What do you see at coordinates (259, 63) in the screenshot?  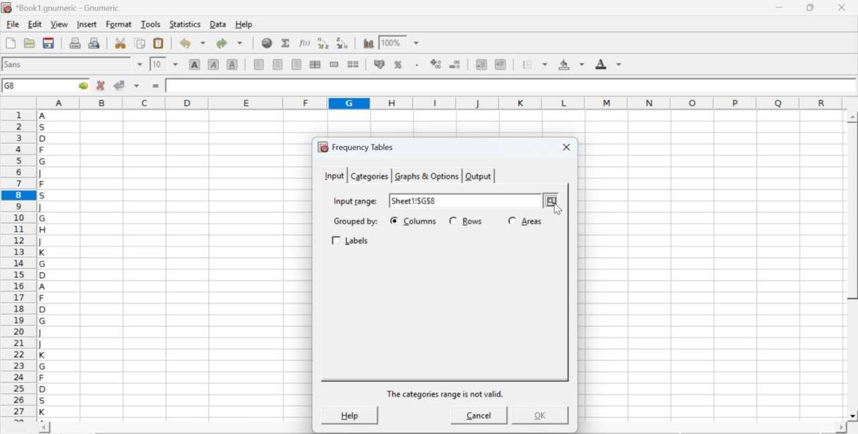 I see `align left` at bounding box center [259, 63].